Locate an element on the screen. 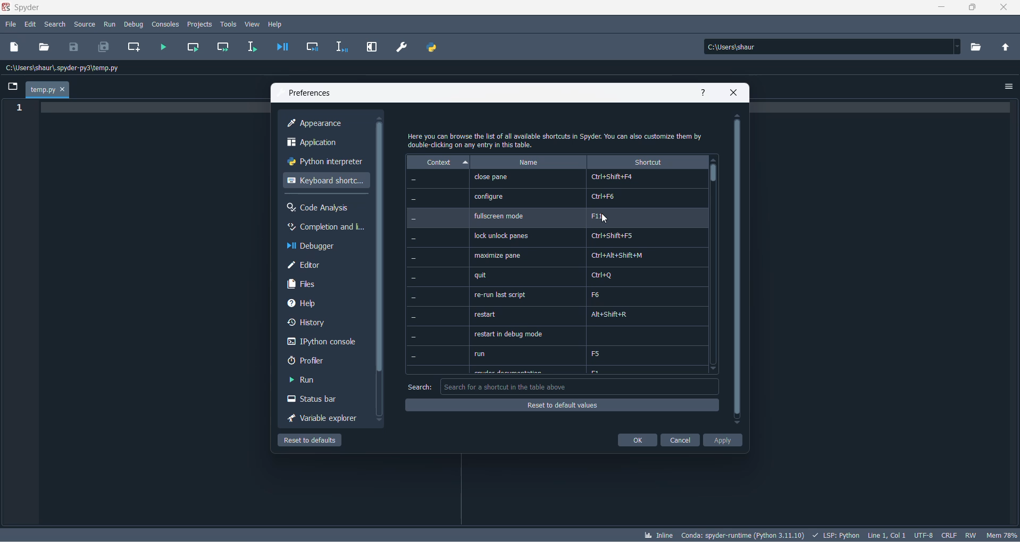  inline is located at coordinates (658, 536).